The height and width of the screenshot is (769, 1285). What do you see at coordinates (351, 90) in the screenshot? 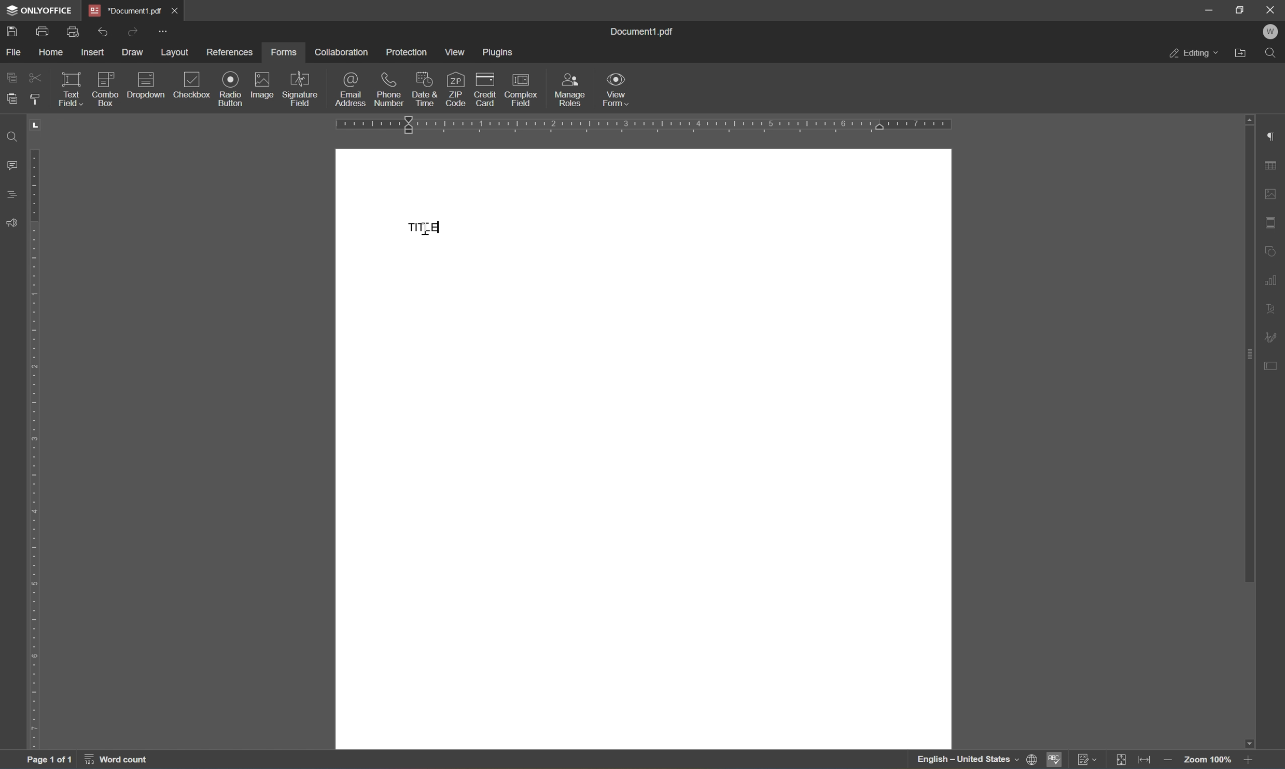
I see `email address` at bounding box center [351, 90].